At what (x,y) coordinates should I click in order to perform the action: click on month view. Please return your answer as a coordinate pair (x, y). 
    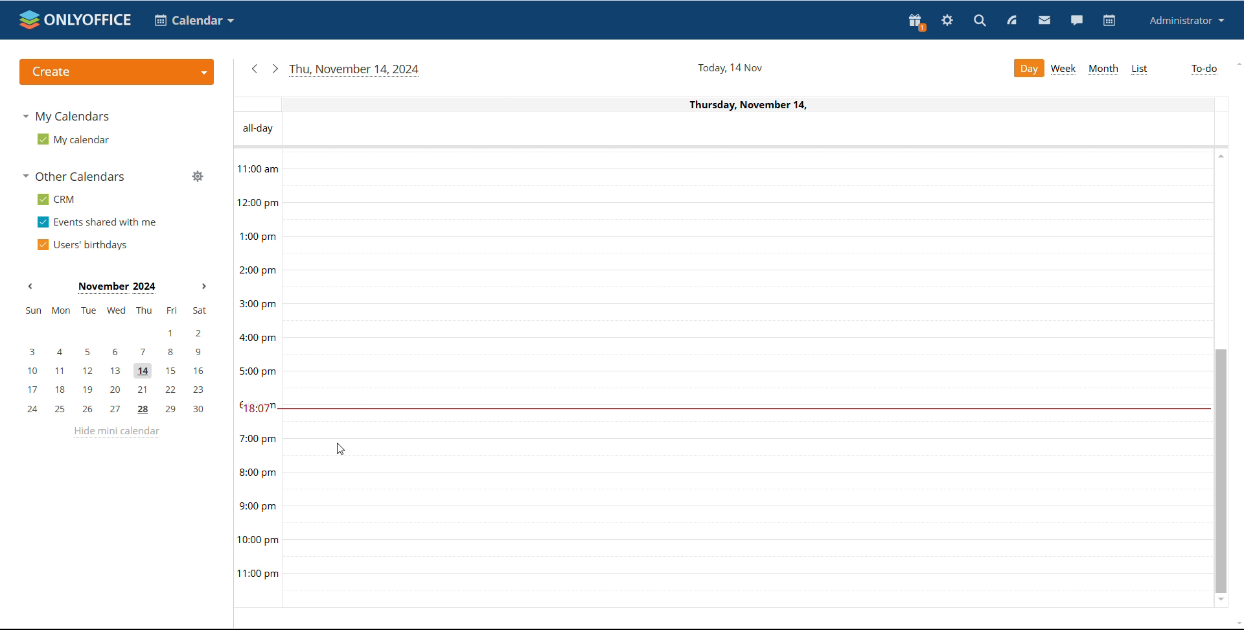
    Looking at the image, I should click on (1103, 70).